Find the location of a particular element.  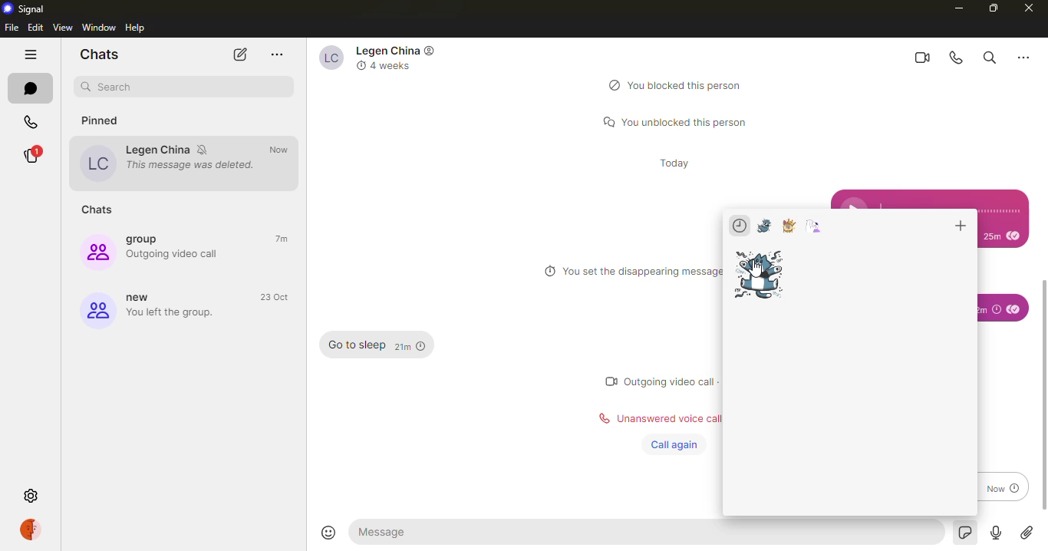

clock logo is located at coordinates (547, 271).